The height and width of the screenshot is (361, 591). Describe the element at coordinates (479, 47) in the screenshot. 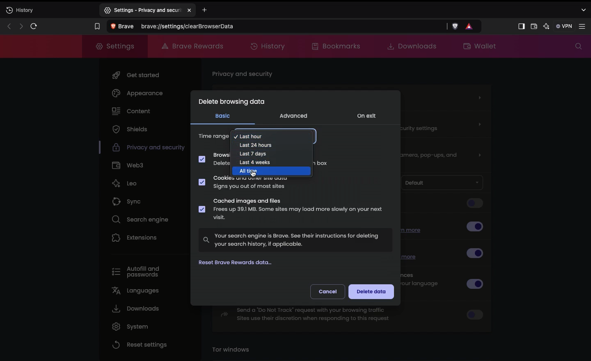

I see `Wallet` at that location.